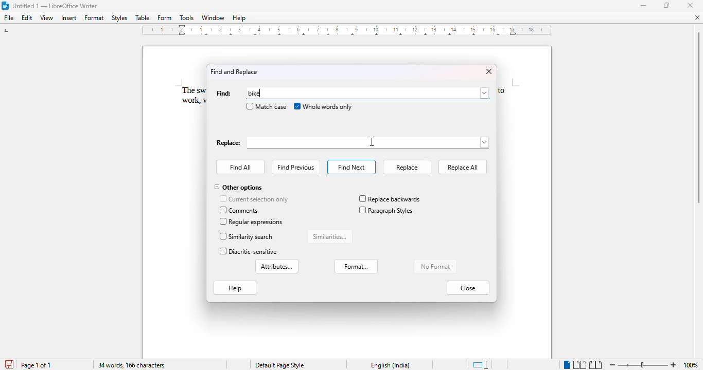 This screenshot has height=370, width=703. I want to click on format, so click(356, 266).